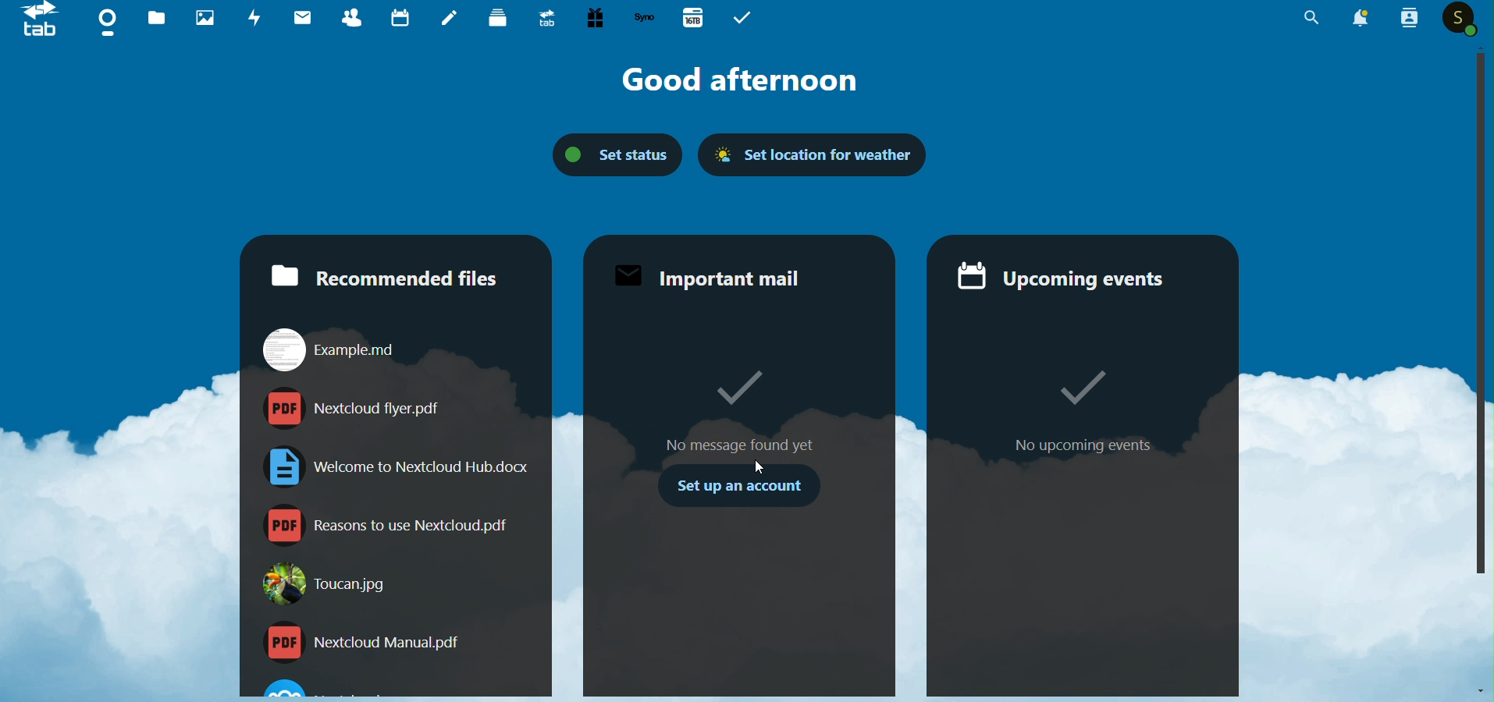  I want to click on Set up an account, so click(737, 491).